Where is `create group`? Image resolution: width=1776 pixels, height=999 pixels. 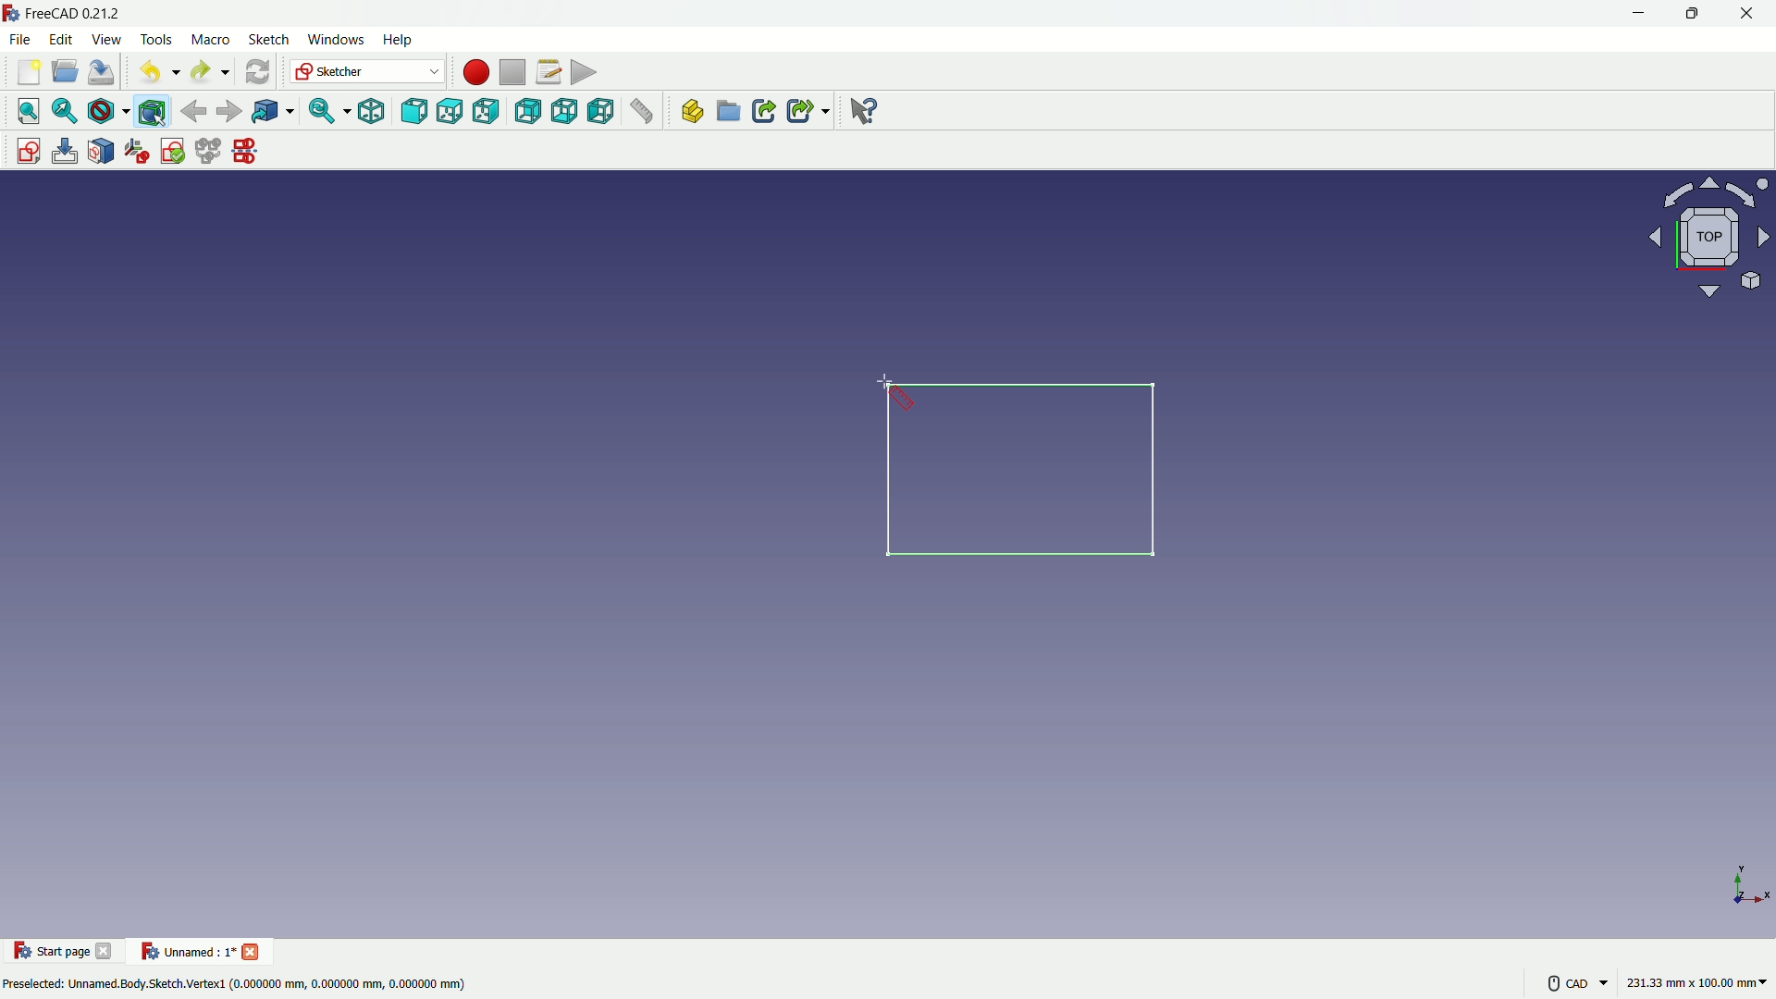 create group is located at coordinates (730, 114).